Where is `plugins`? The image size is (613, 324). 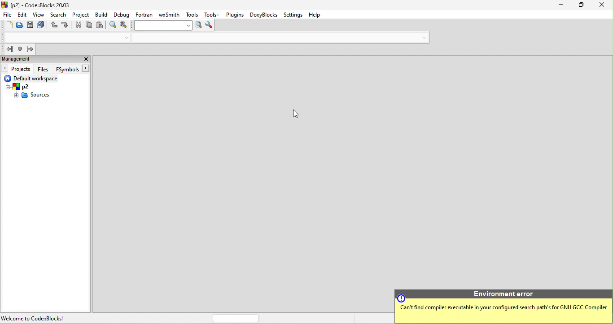 plugins is located at coordinates (235, 16).